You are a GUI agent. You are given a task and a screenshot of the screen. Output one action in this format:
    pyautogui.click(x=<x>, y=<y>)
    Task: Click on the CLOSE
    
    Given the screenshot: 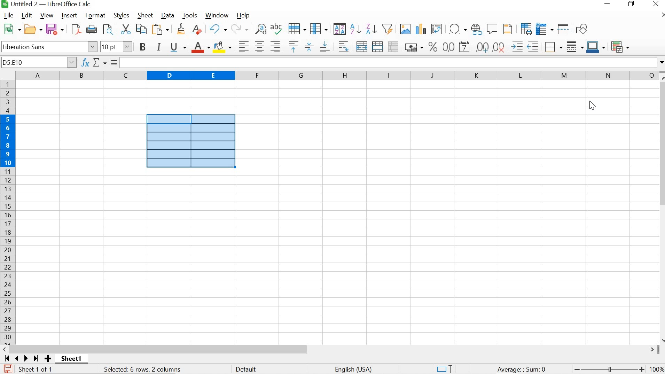 What is the action you would take?
    pyautogui.click(x=656, y=4)
    